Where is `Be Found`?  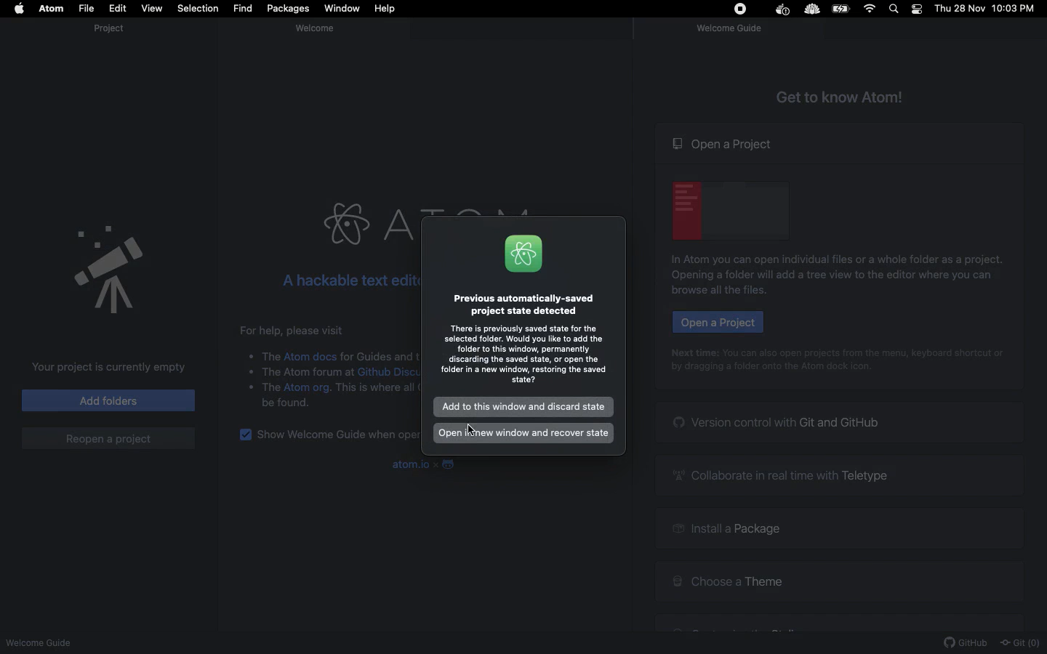
Be Found is located at coordinates (289, 405).